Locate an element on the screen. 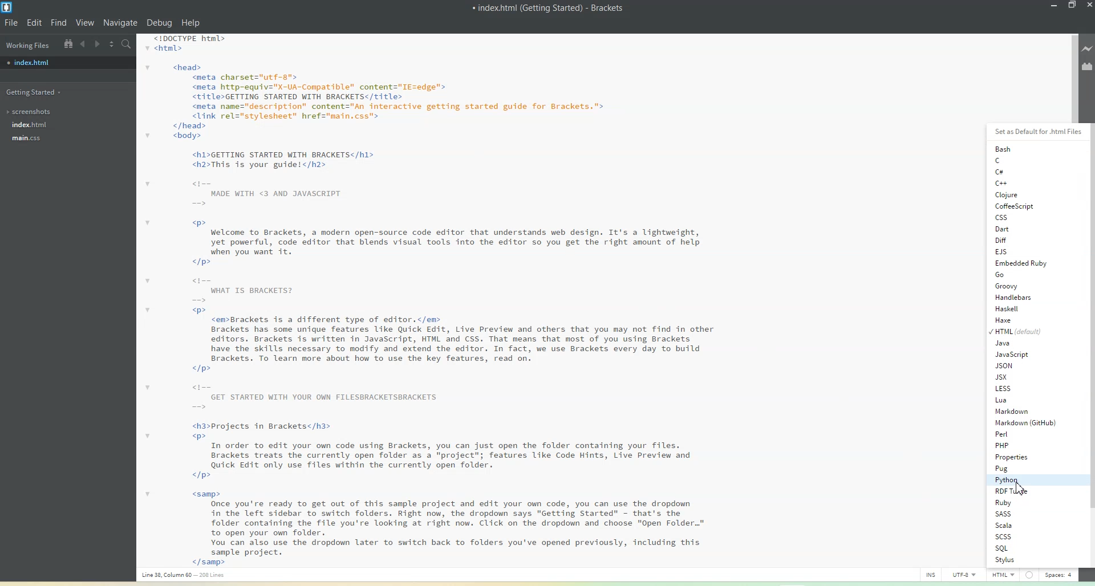 The image size is (1095, 586). Python is located at coordinates (1026, 480).